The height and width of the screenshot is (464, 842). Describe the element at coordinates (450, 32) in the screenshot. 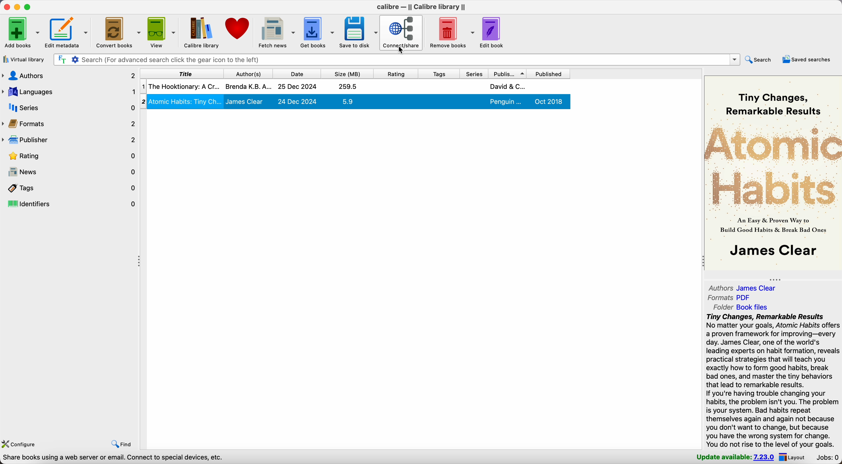

I see `remove books` at that location.